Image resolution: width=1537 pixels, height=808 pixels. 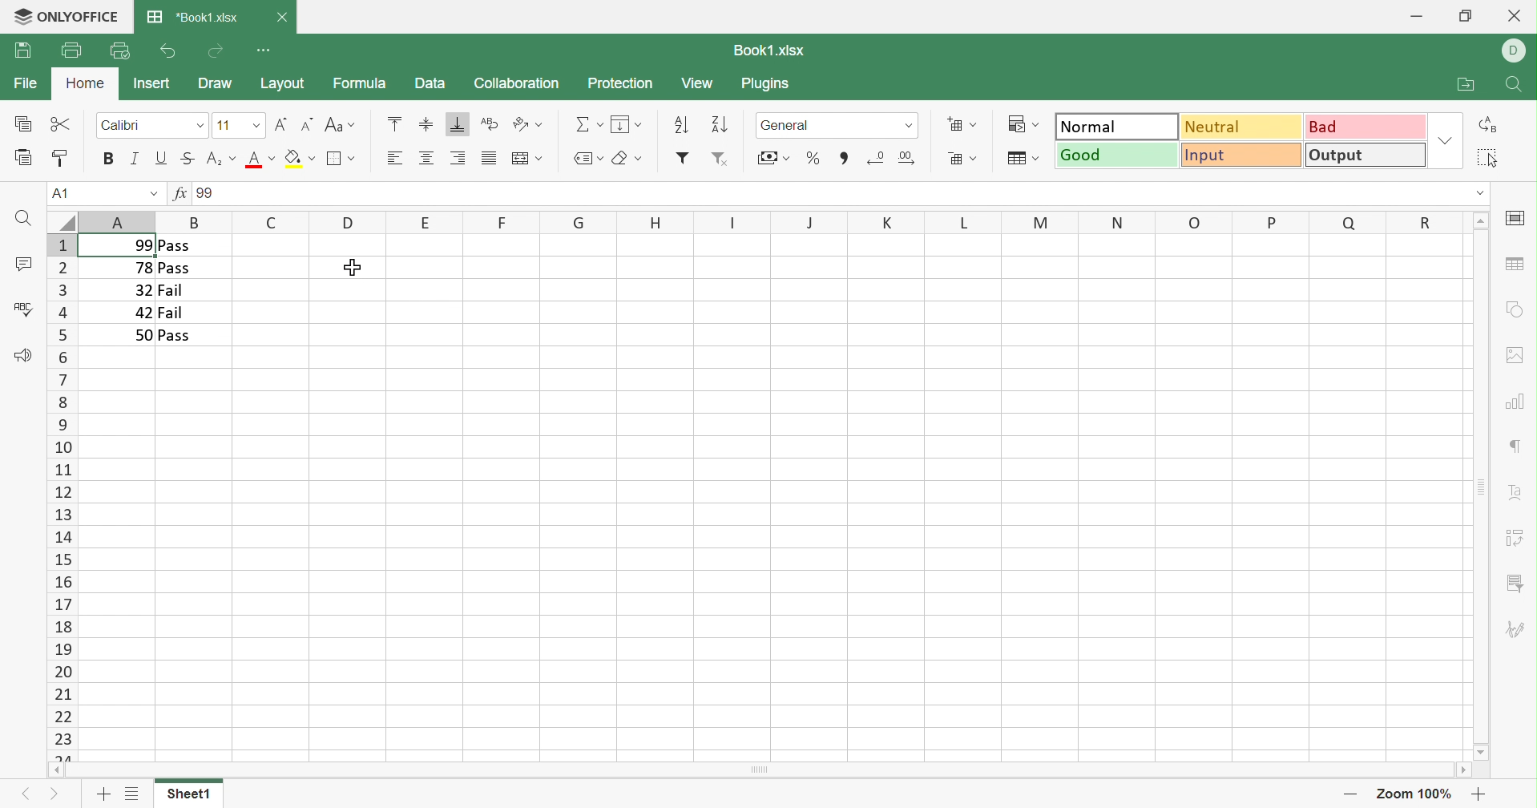 I want to click on logo, so click(x=18, y=15).